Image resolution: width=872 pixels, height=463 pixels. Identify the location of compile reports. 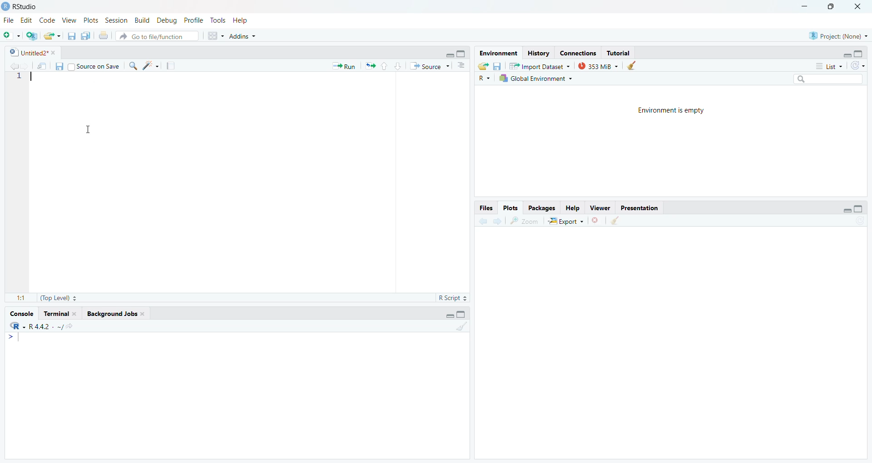
(171, 65).